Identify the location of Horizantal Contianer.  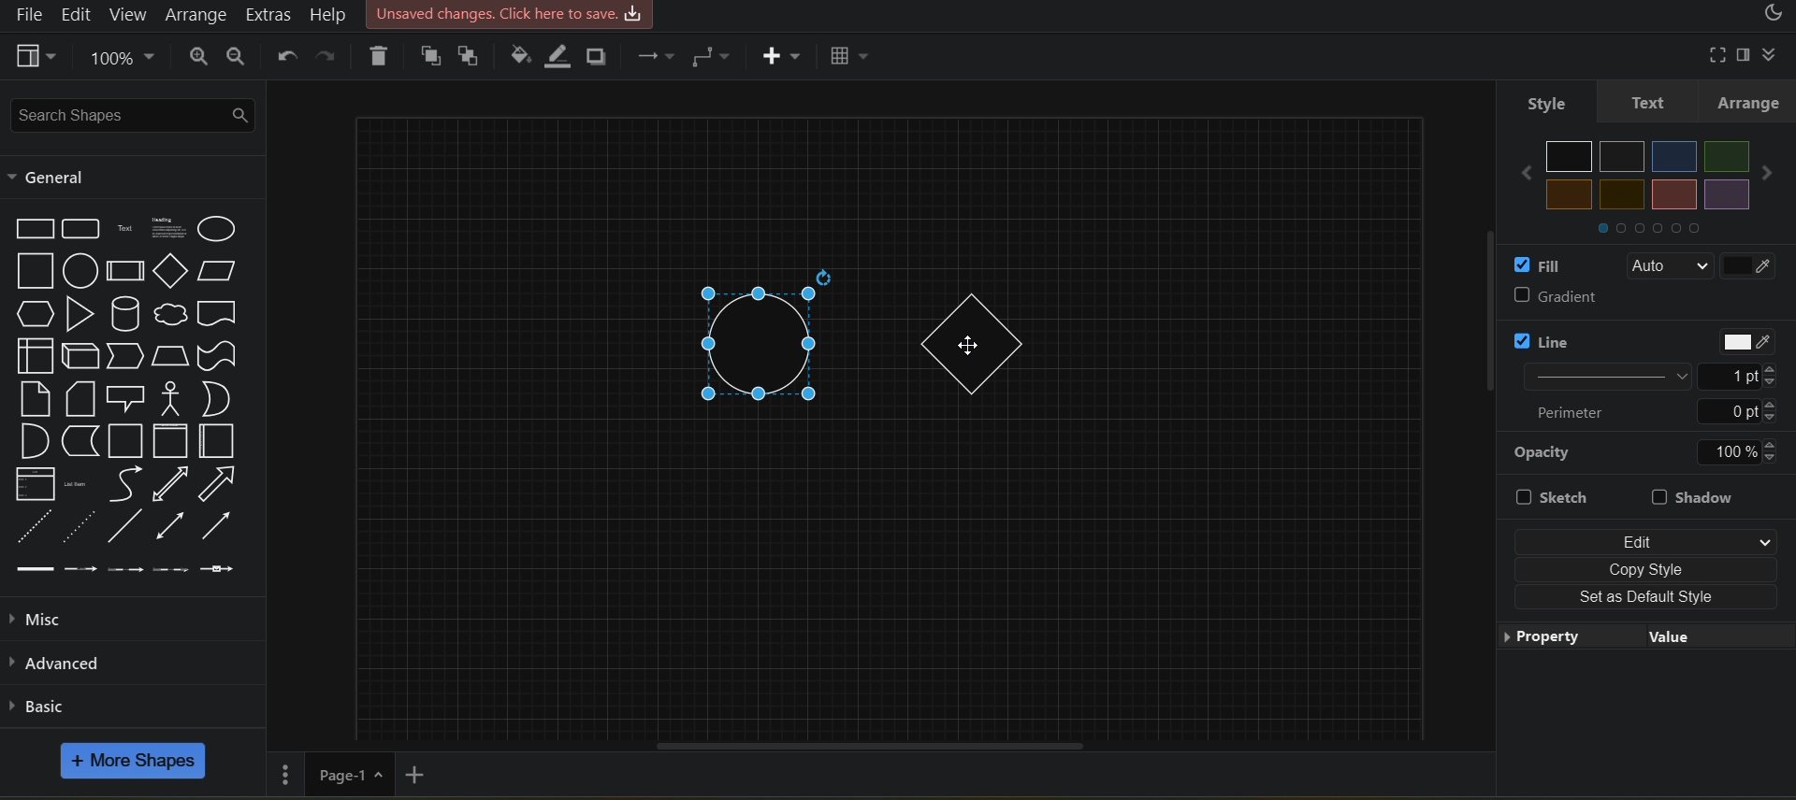
(217, 441).